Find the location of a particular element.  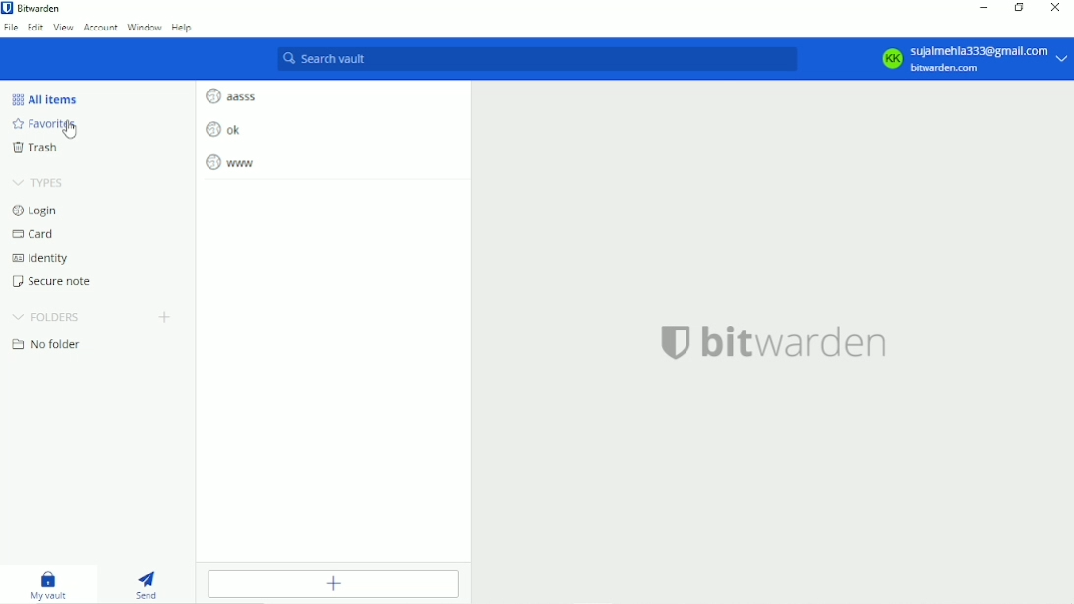

Account is located at coordinates (100, 28).